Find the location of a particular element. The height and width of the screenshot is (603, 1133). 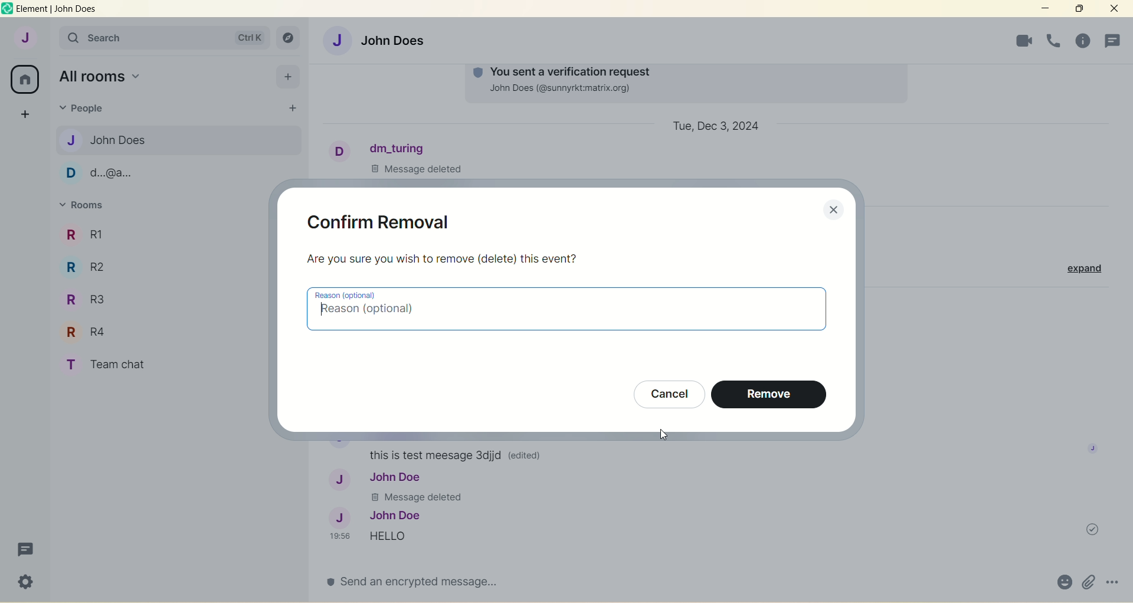

T Team chat is located at coordinates (116, 363).